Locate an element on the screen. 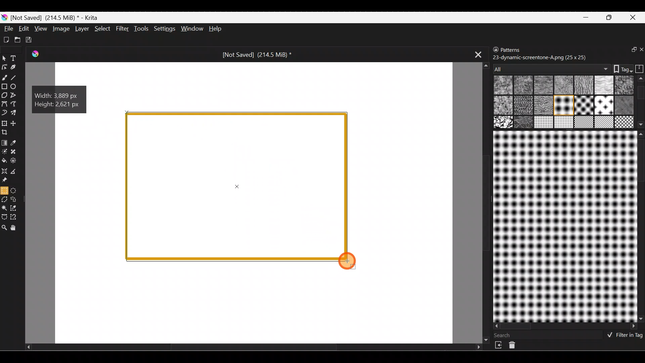 The width and height of the screenshot is (645, 363). 18 texture_bark.png is located at coordinates (583, 123).